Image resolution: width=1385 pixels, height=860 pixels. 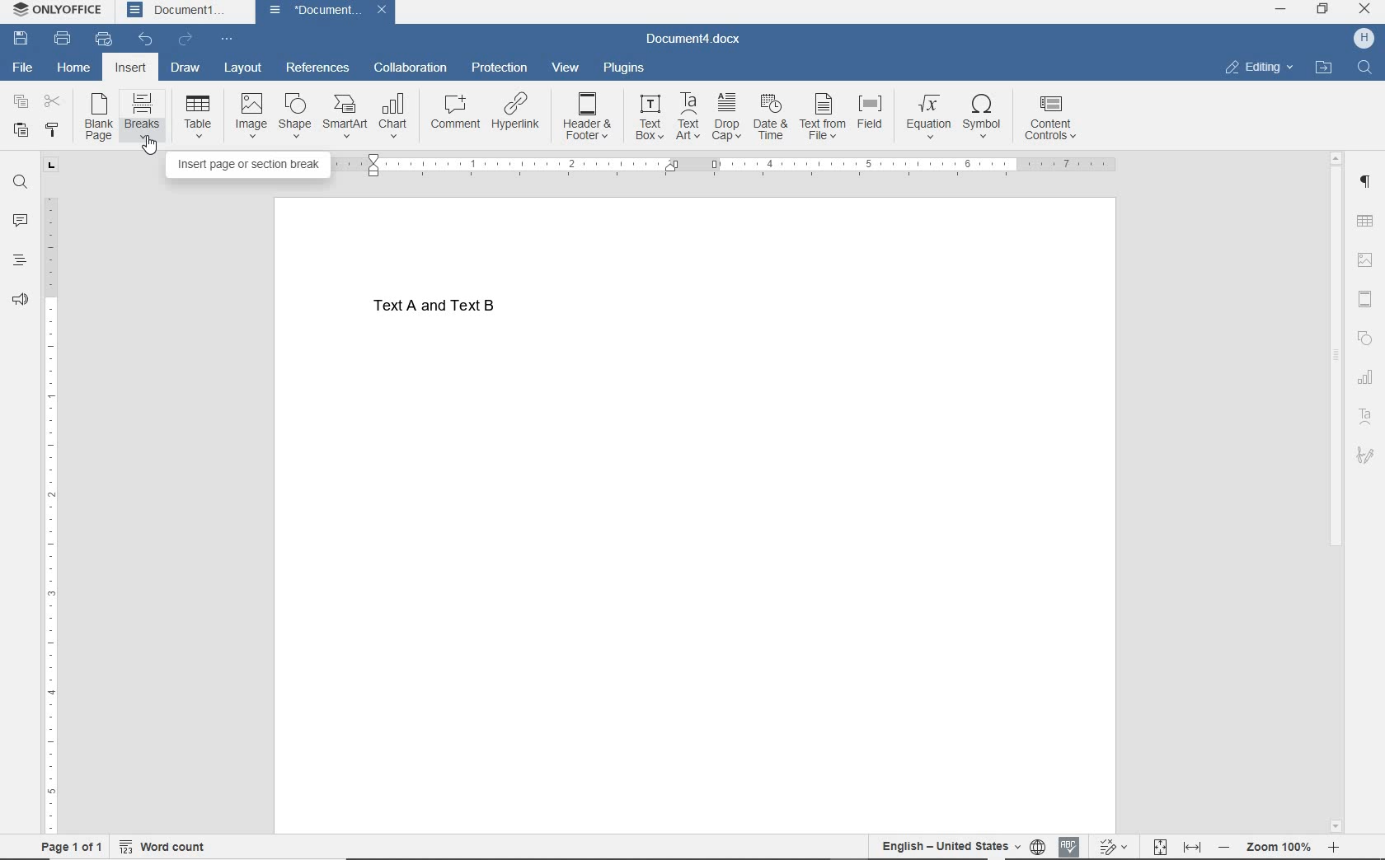 What do you see at coordinates (248, 116) in the screenshot?
I see `IMAGE` at bounding box center [248, 116].